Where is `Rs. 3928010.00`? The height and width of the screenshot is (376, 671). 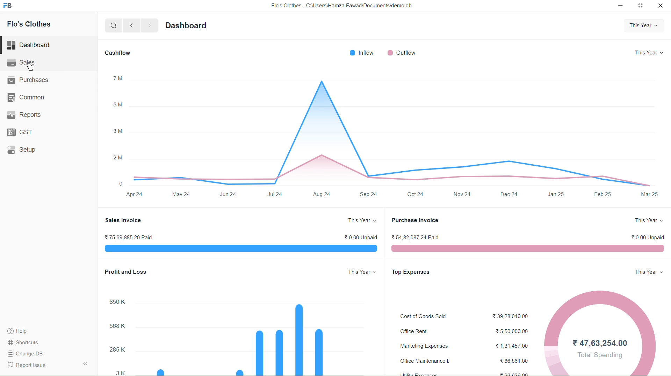 Rs. 3928010.00 is located at coordinates (510, 315).